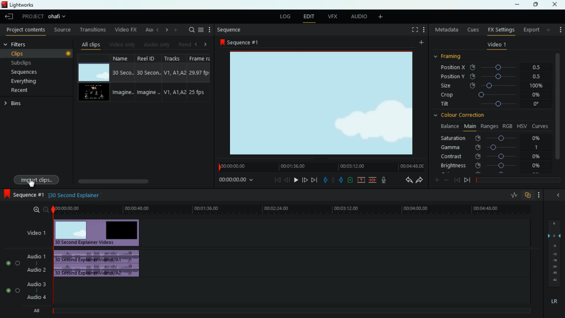 The height and width of the screenshot is (318, 565). I want to click on more, so click(424, 30).